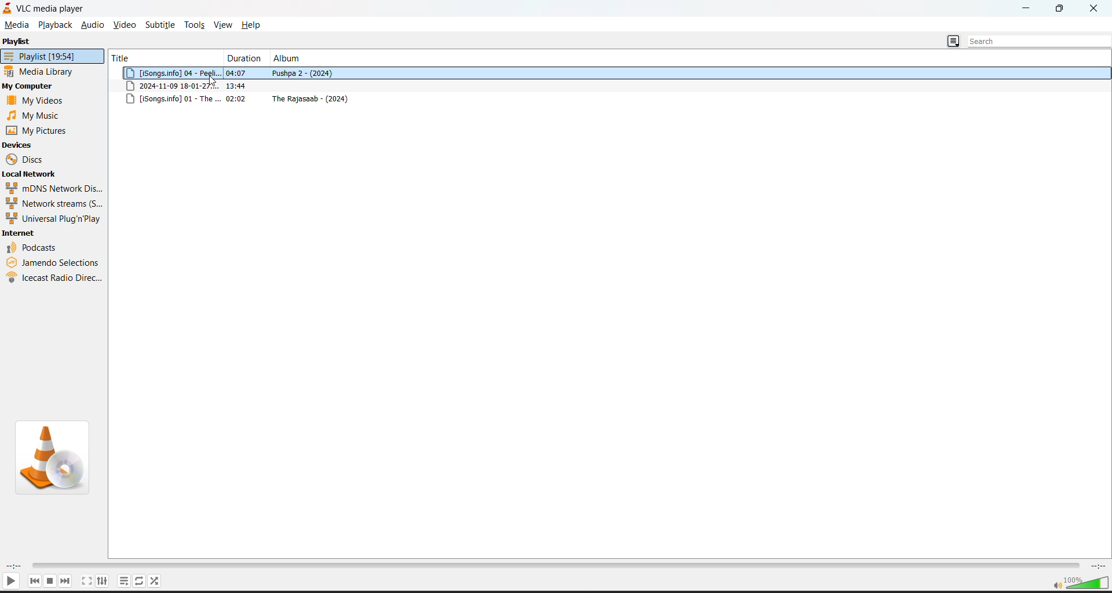  What do you see at coordinates (61, 10) in the screenshot?
I see `VLC media player` at bounding box center [61, 10].